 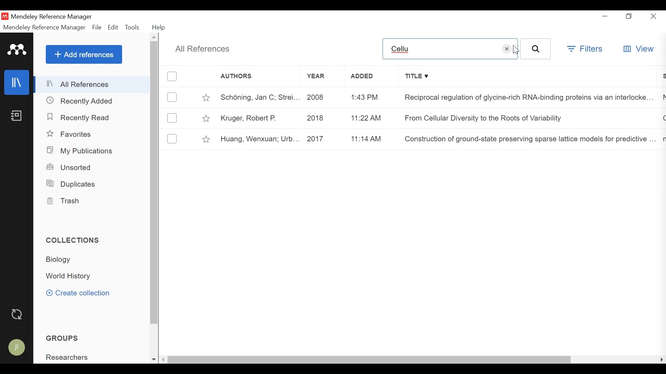 I want to click on minimize, so click(x=604, y=15).